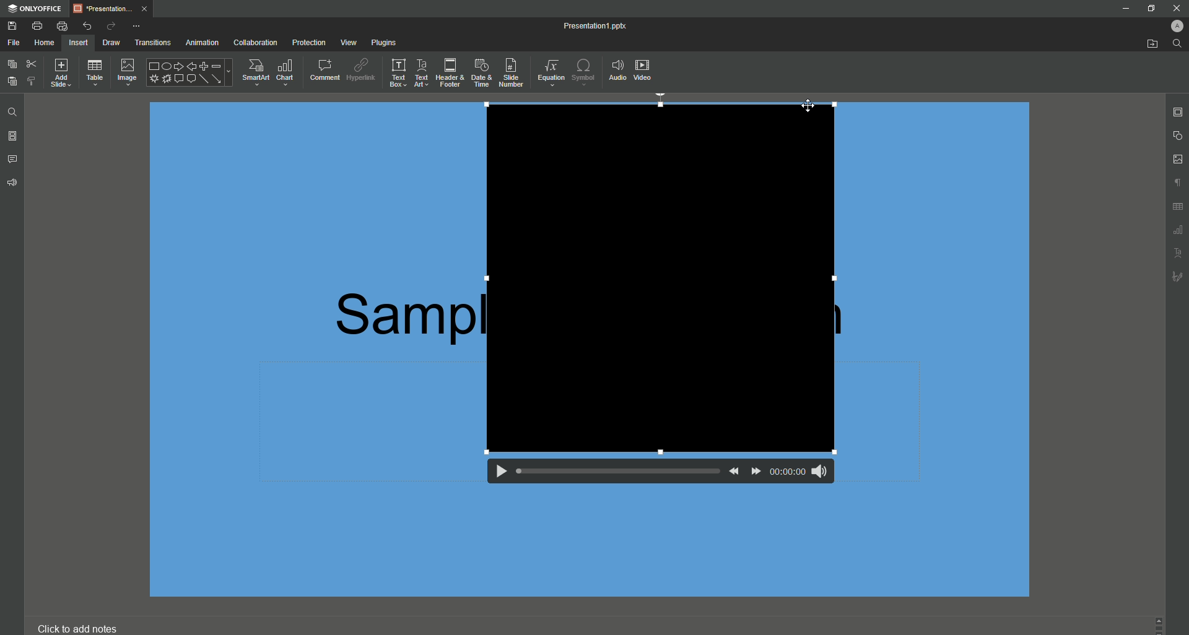 This screenshot has width=1189, height=635. Describe the element at coordinates (360, 69) in the screenshot. I see `Hyperlink` at that location.